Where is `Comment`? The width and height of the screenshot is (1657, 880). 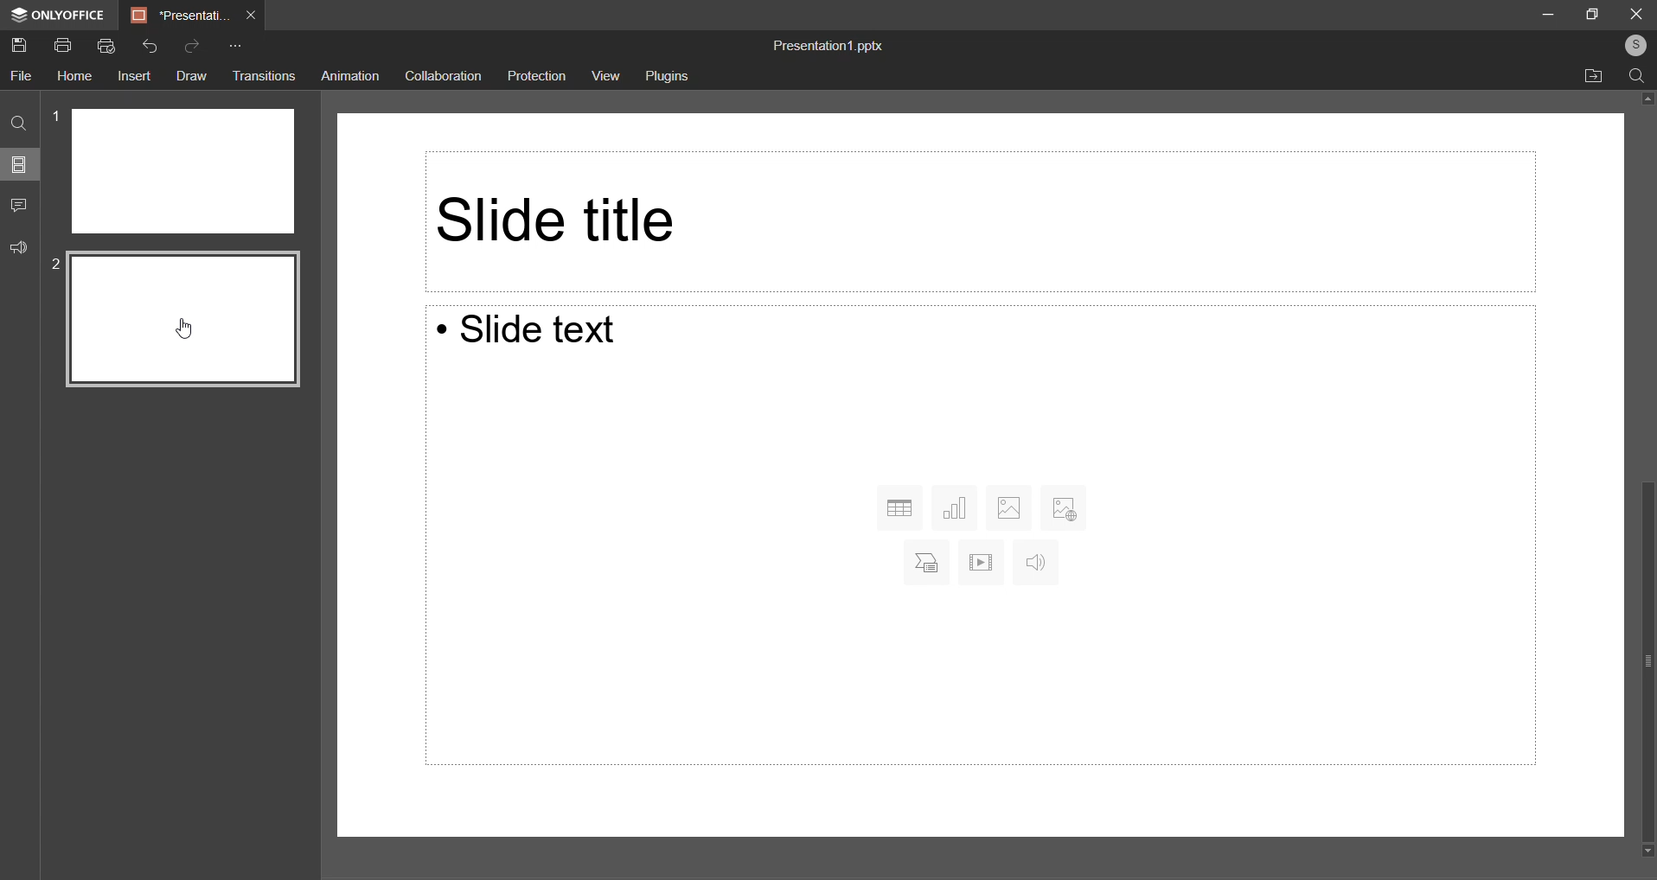
Comment is located at coordinates (22, 205).